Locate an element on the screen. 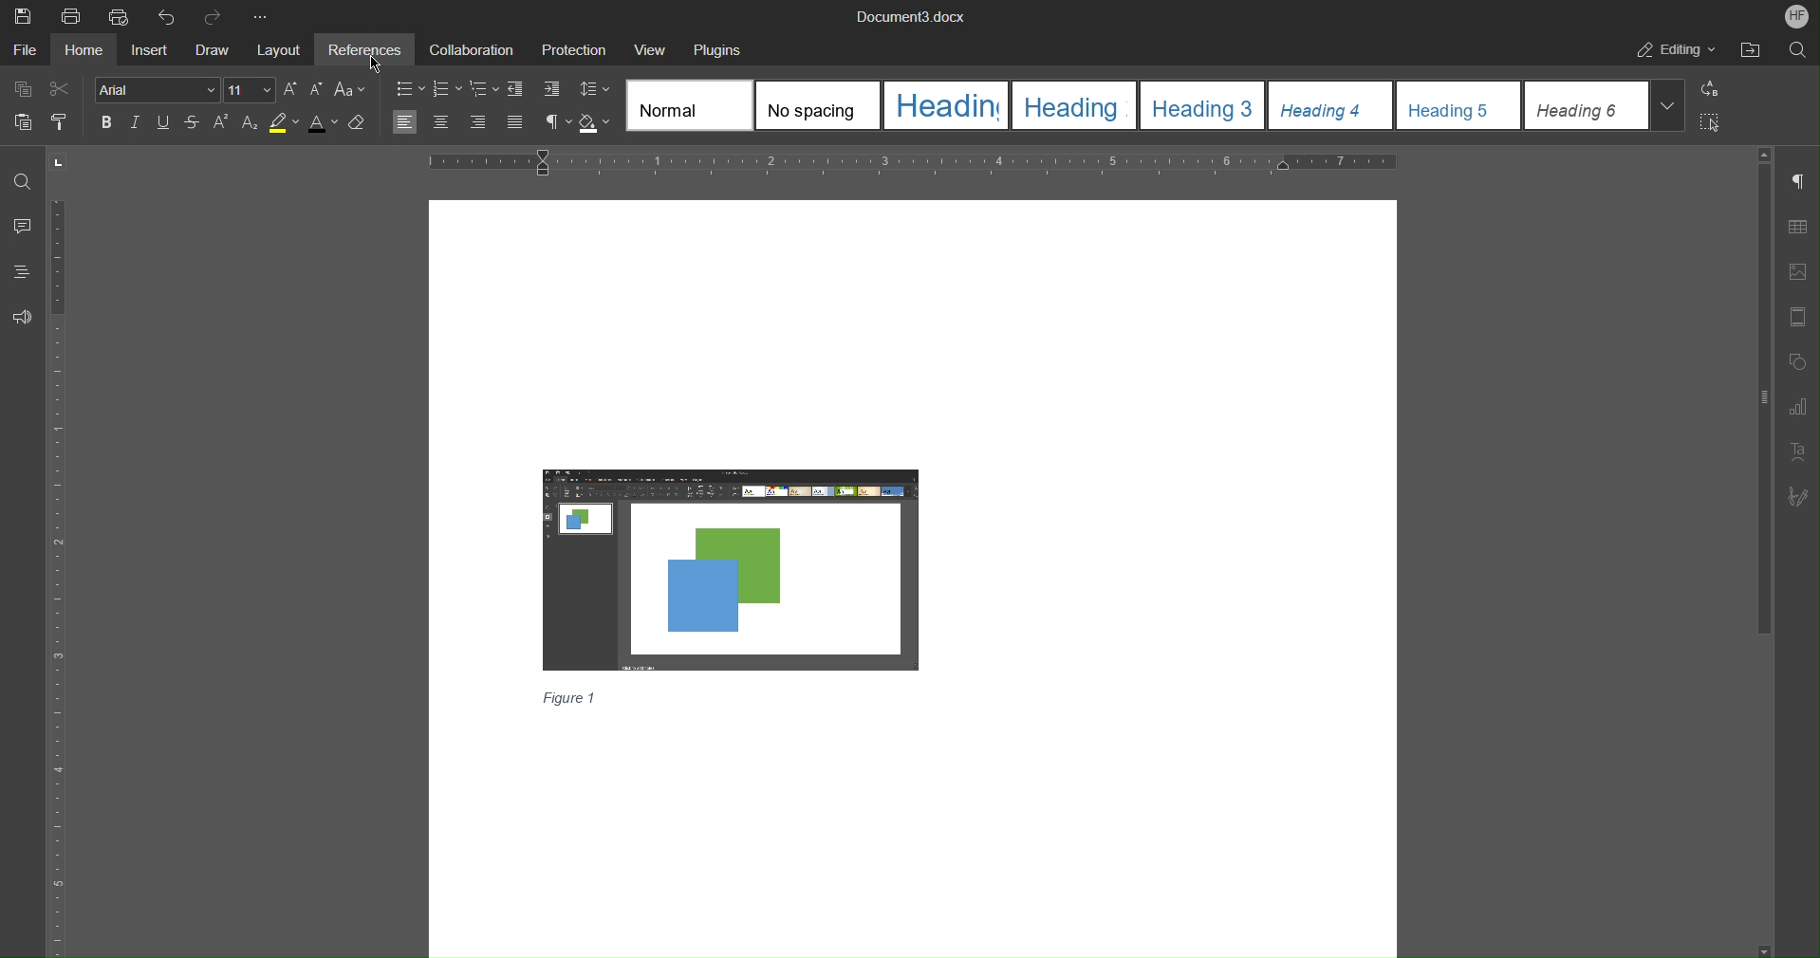 The height and width of the screenshot is (958, 1820). Increase Font Size is located at coordinates (293, 91).